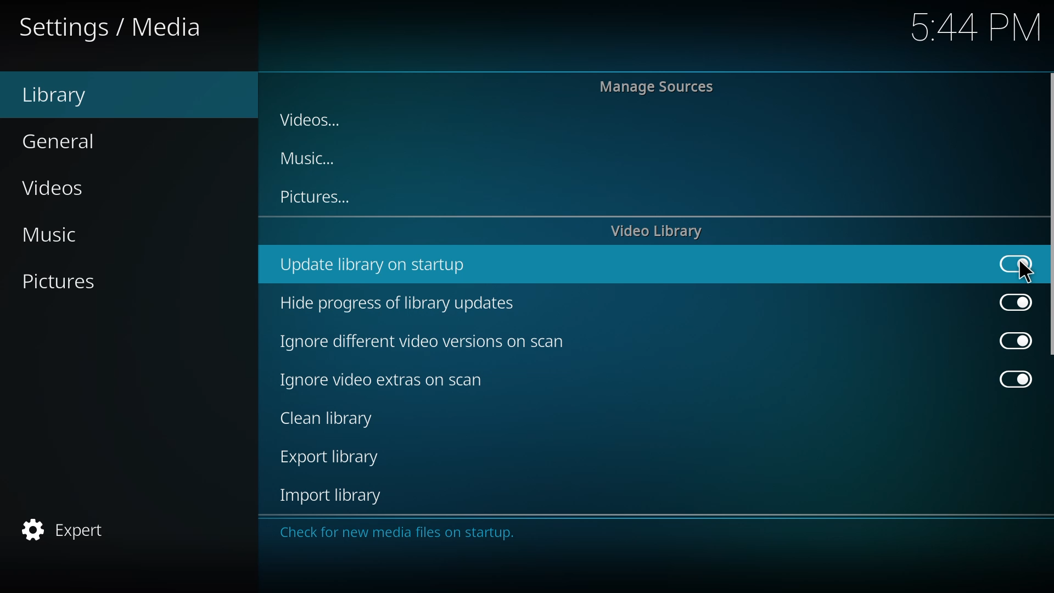  Describe the element at coordinates (429, 340) in the screenshot. I see `ignore different video versions on scan` at that location.